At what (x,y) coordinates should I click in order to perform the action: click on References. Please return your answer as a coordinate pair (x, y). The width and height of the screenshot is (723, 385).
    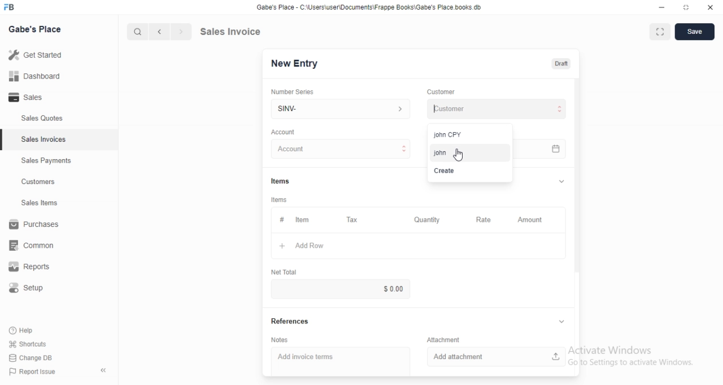
    Looking at the image, I should click on (291, 322).